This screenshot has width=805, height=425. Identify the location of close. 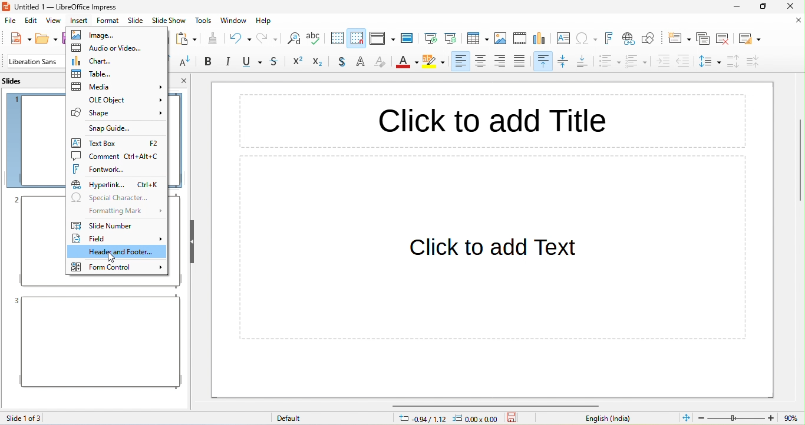
(790, 7).